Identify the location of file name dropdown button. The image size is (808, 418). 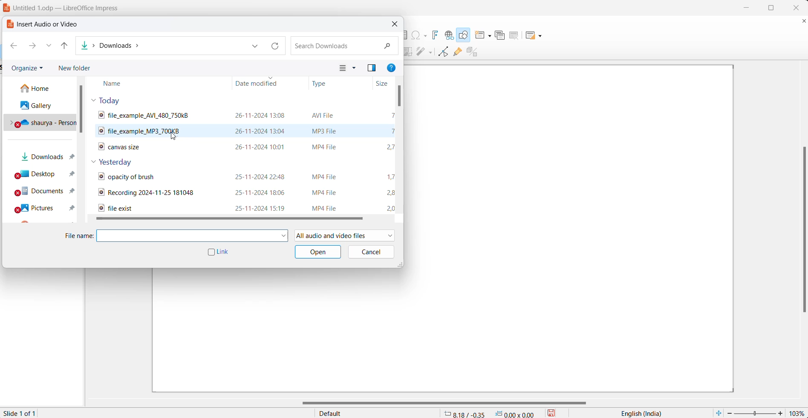
(285, 235).